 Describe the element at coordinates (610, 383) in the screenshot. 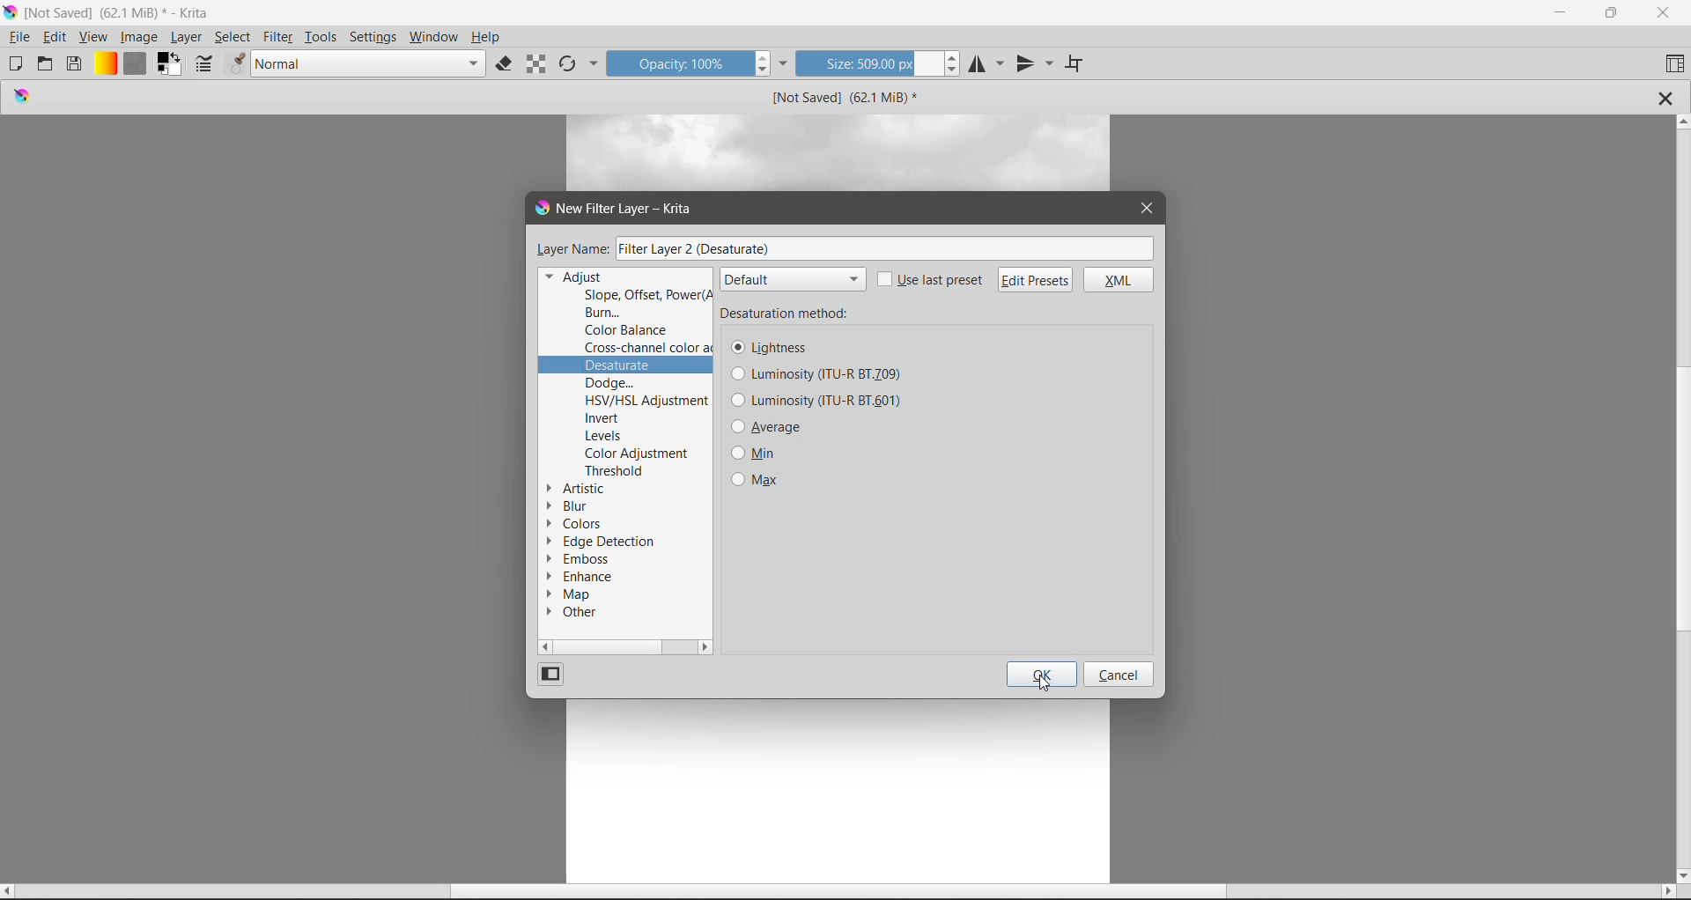

I see `Dodge` at that location.